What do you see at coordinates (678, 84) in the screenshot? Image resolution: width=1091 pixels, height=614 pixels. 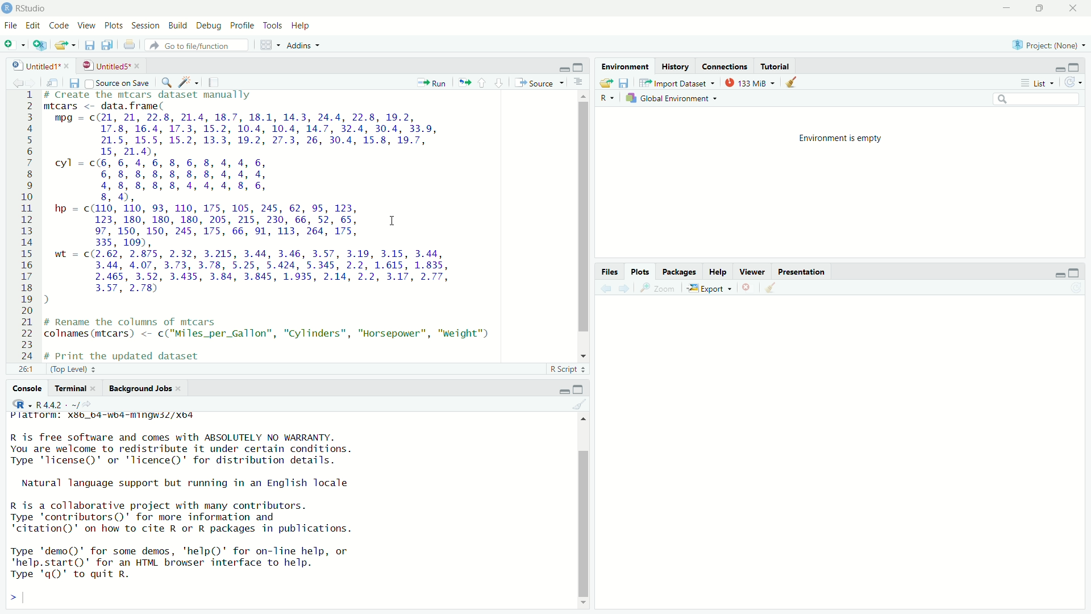 I see `"Import Dataset ~` at bounding box center [678, 84].